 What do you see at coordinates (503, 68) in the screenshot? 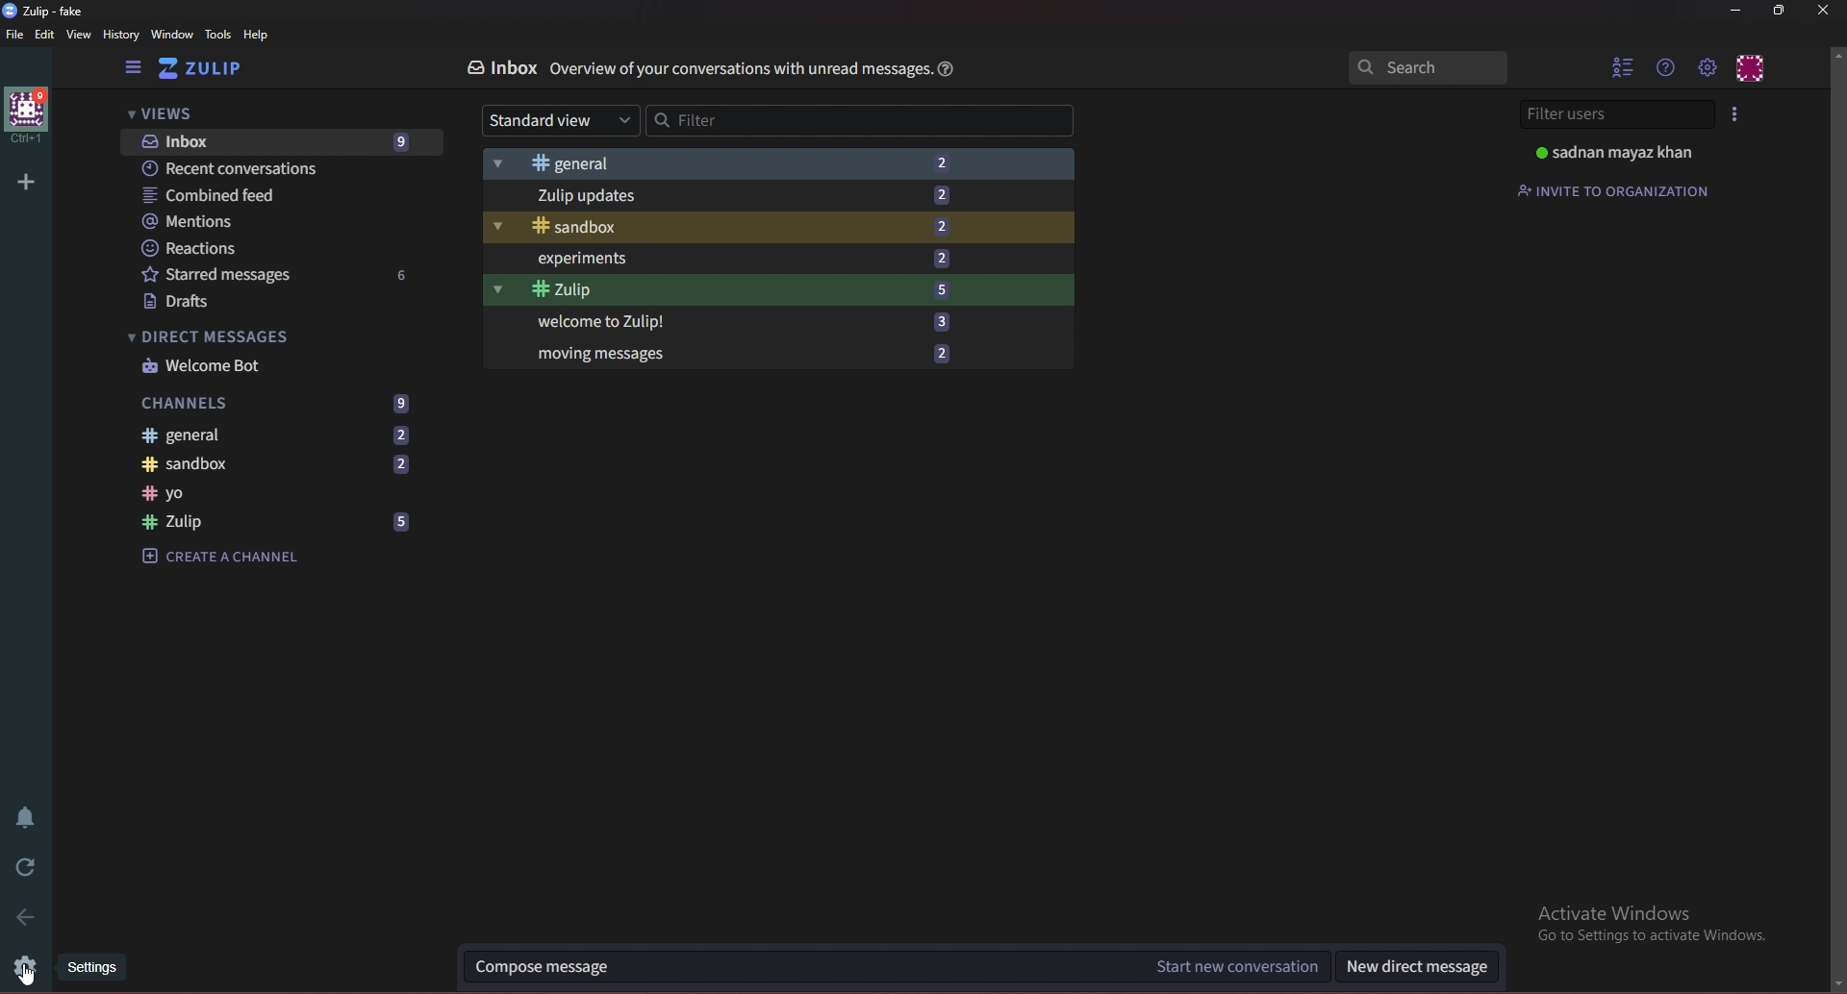
I see `Inbox` at bounding box center [503, 68].